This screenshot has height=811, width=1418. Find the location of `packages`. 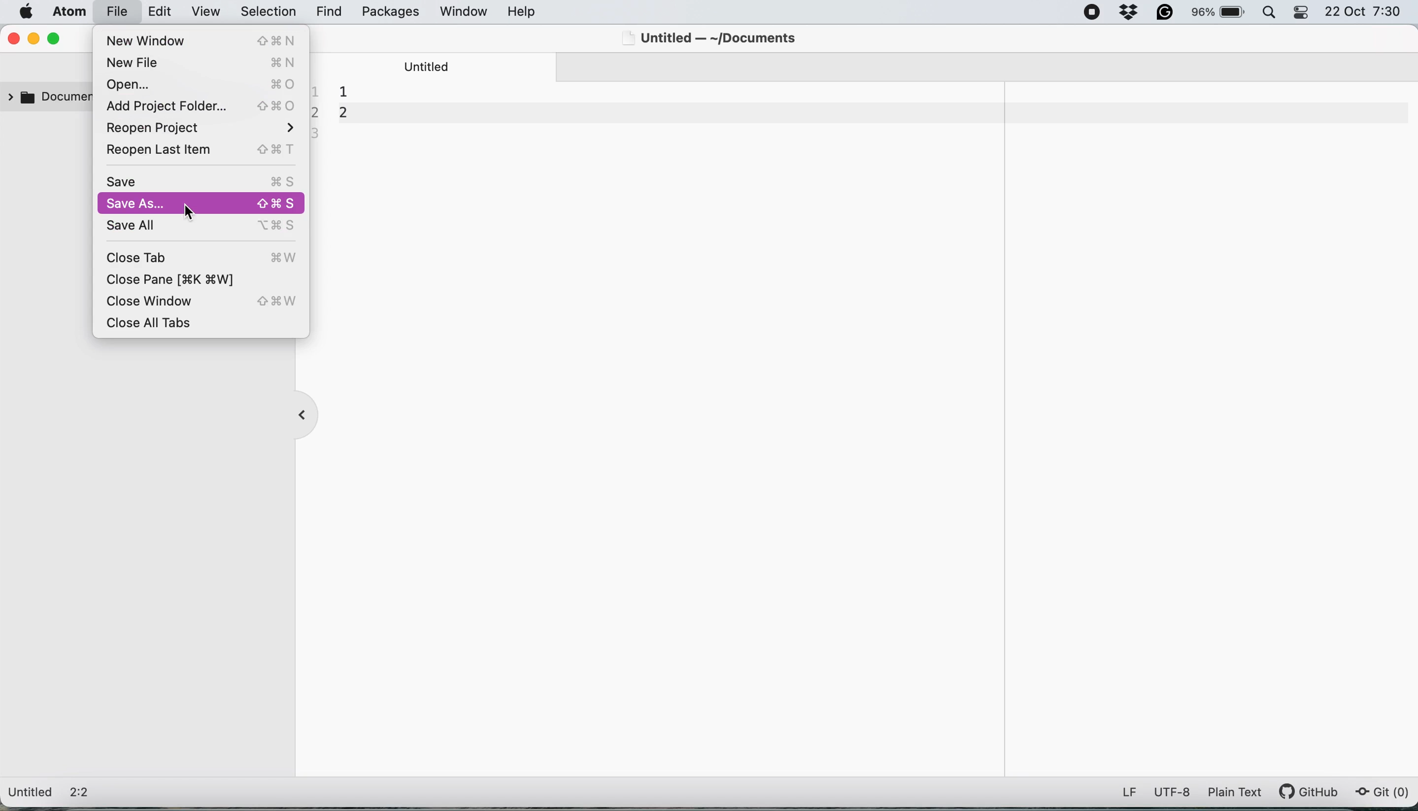

packages is located at coordinates (391, 12).